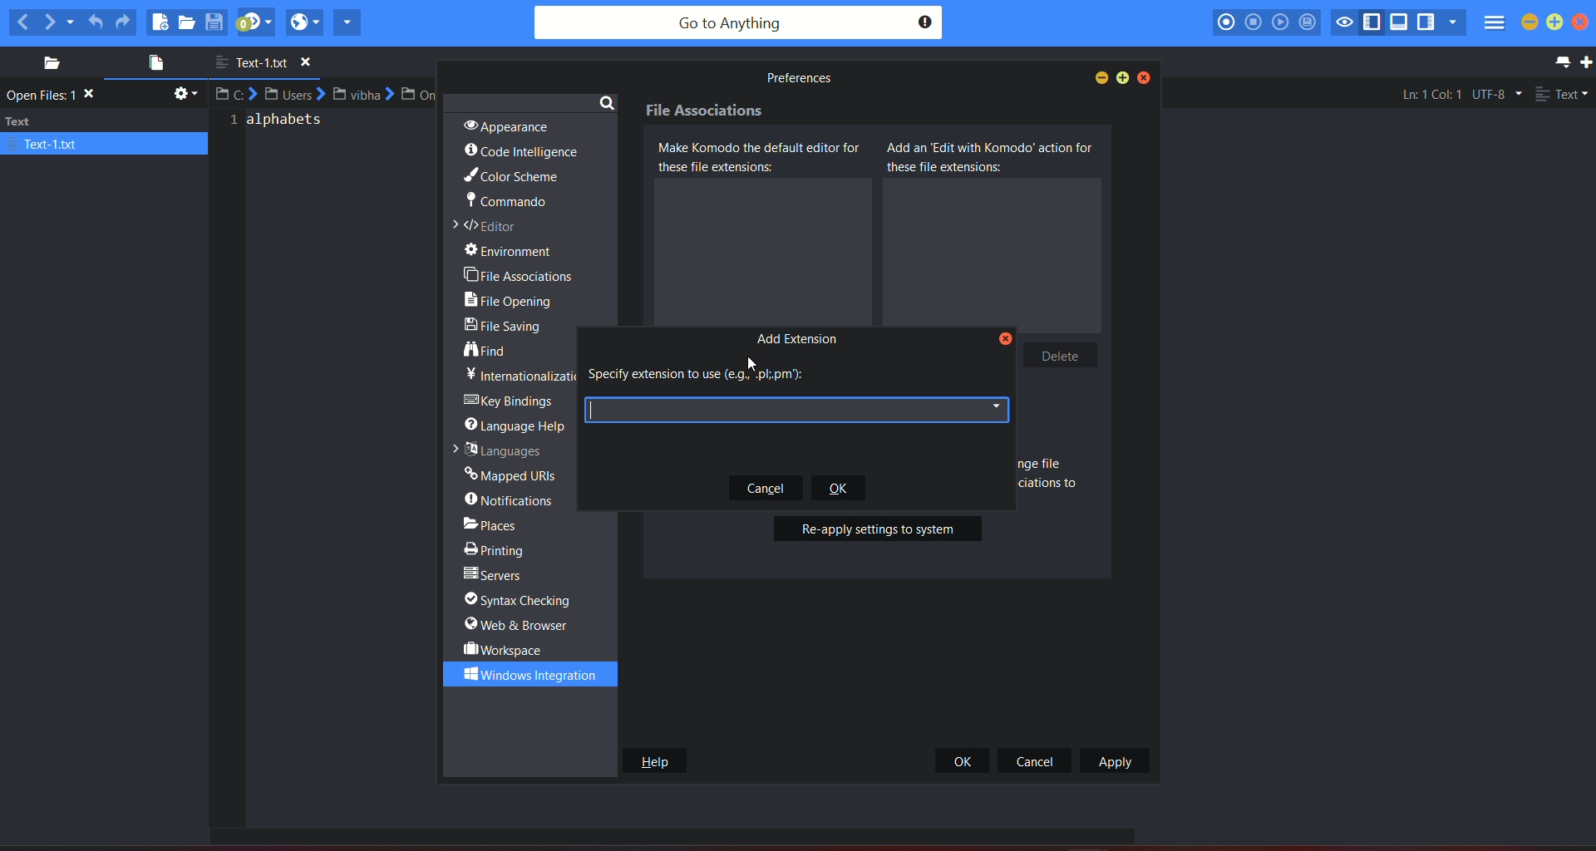 The image size is (1596, 851). I want to click on view in browser, so click(304, 22).